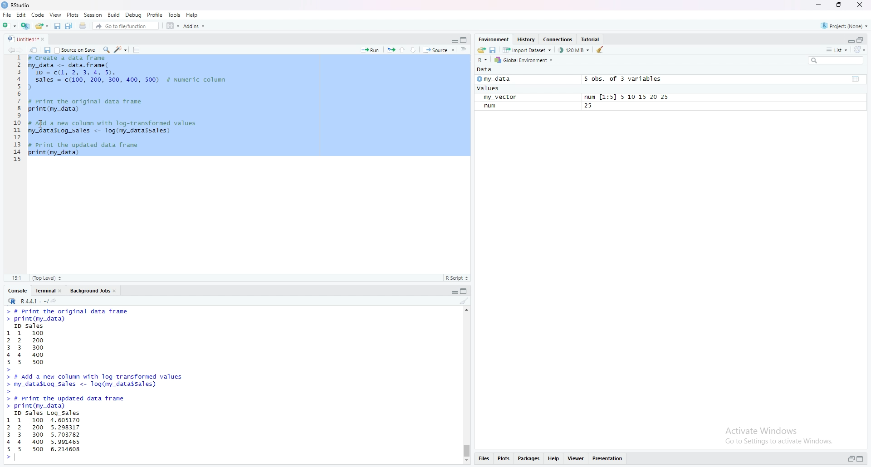  What do you see at coordinates (70, 27) in the screenshot?
I see `save all open documents` at bounding box center [70, 27].